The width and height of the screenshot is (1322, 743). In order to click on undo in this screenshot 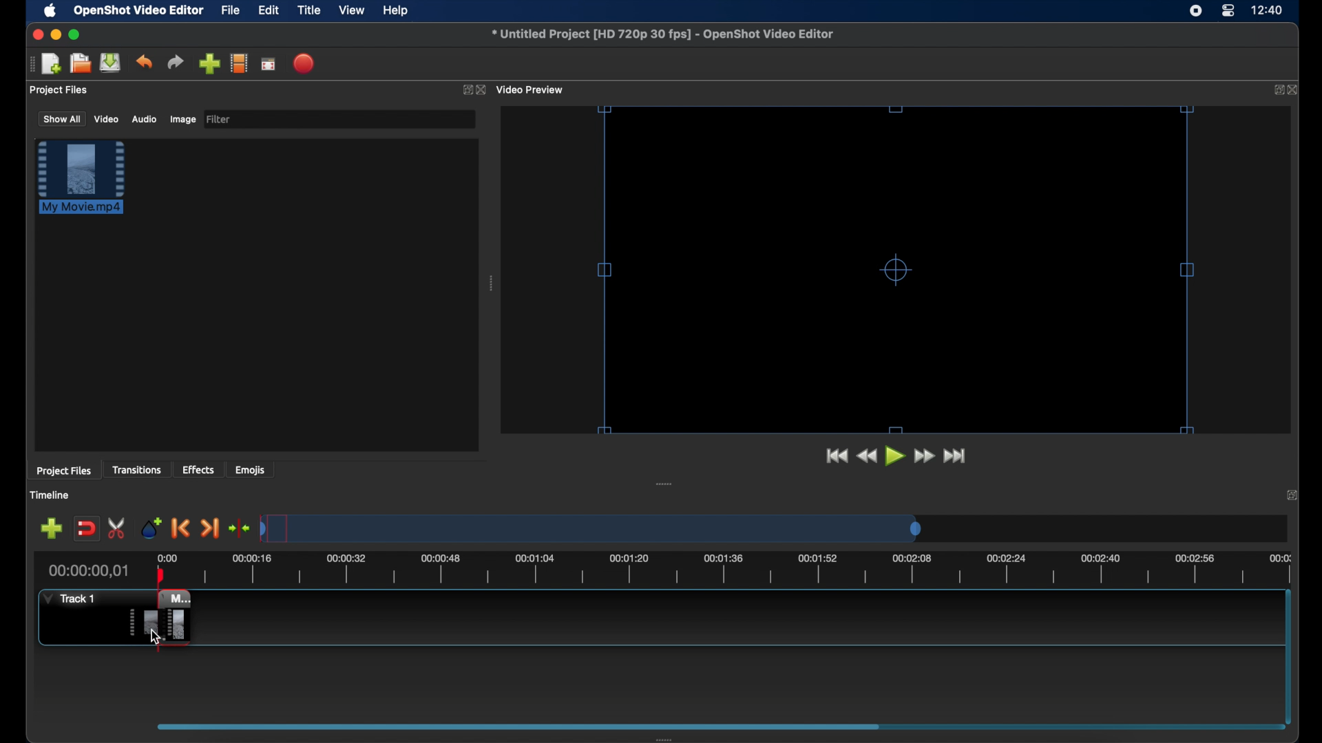, I will do `click(144, 61)`.